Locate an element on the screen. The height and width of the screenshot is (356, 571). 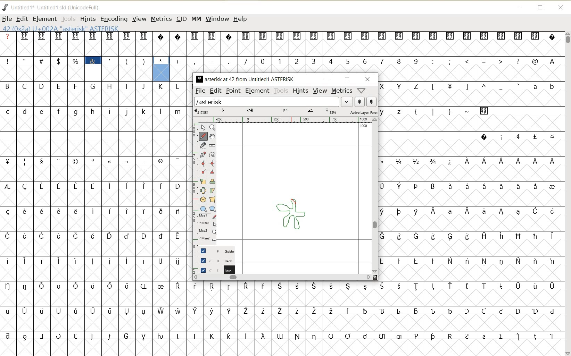
help/window is located at coordinates (362, 91).